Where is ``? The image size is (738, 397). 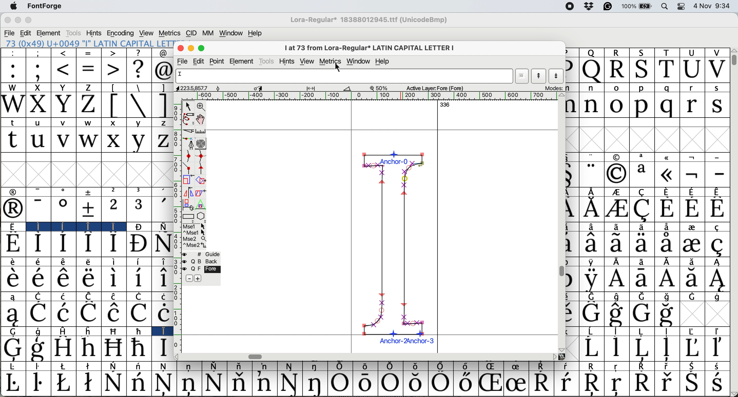
 is located at coordinates (561, 95).